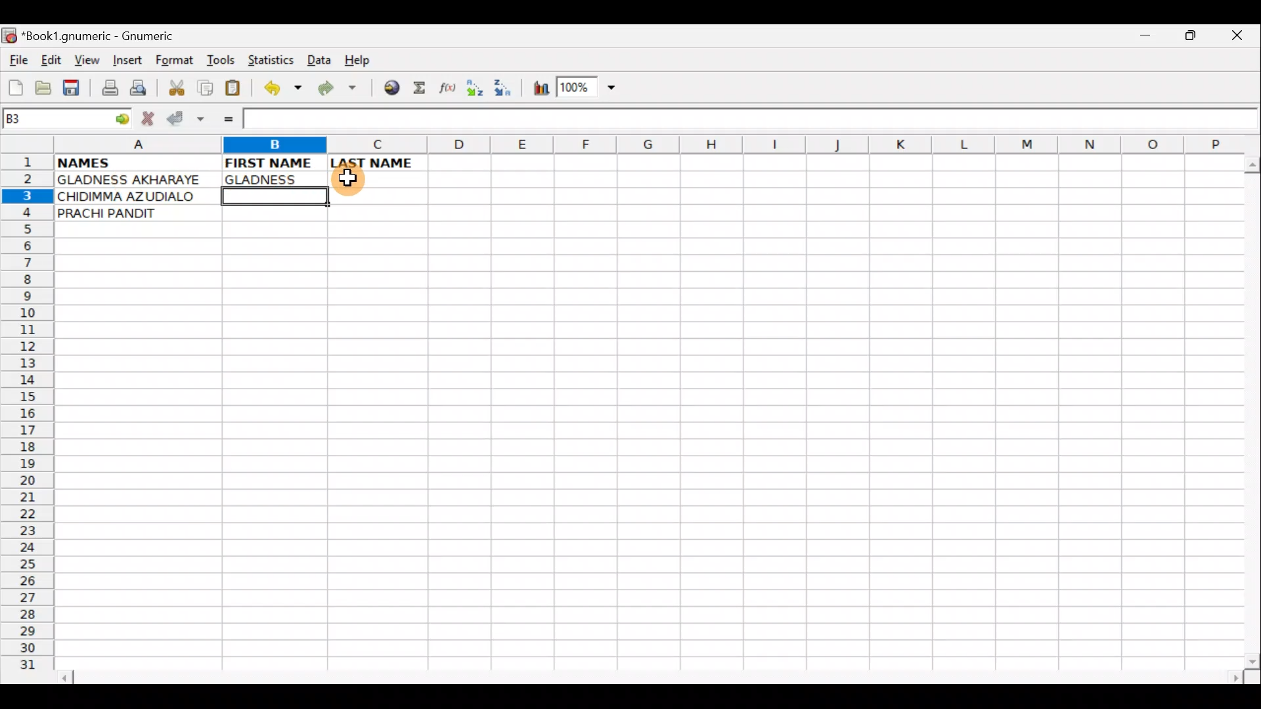  I want to click on Sort Ascending order, so click(479, 91).